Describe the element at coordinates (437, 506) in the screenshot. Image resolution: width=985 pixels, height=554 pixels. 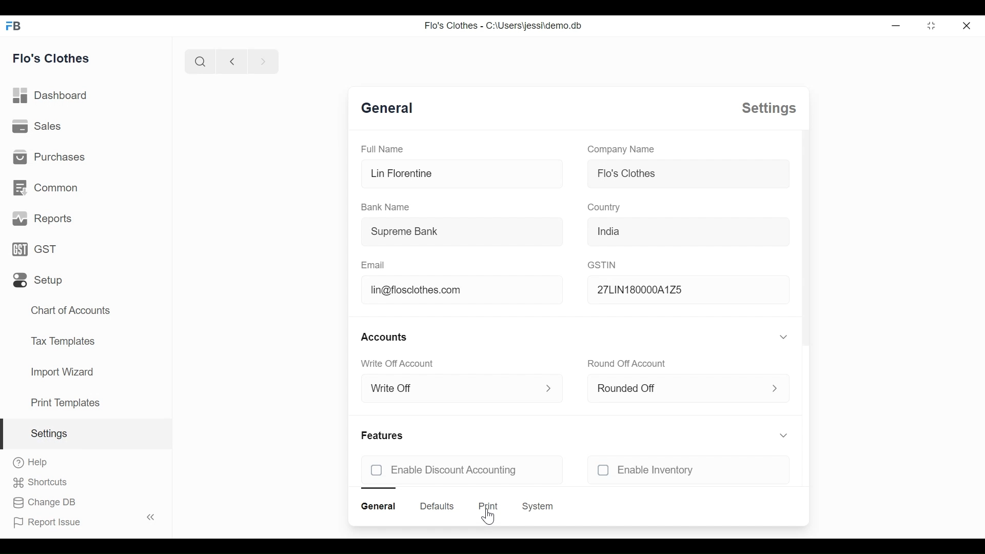
I see `defaults` at that location.